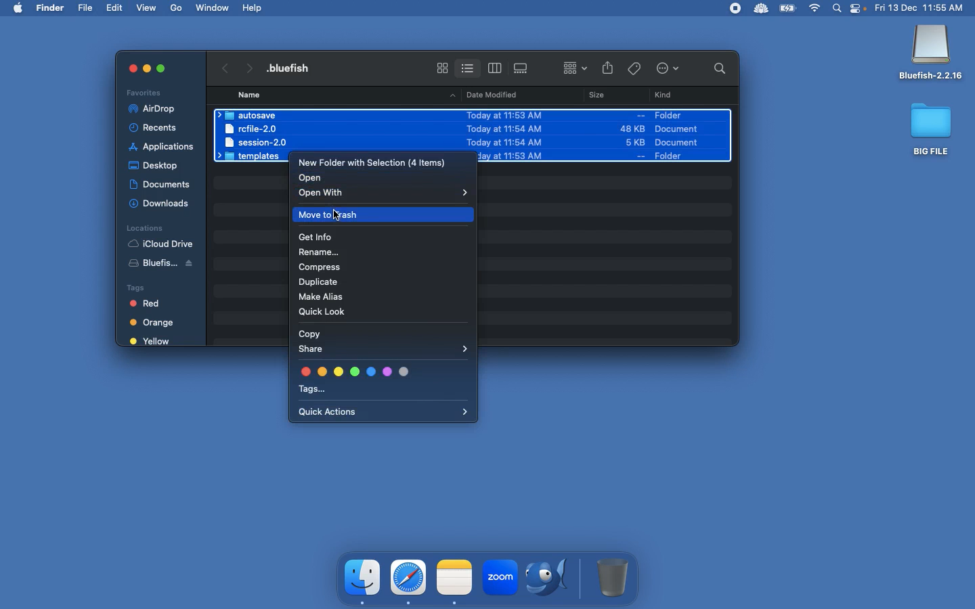  Describe the element at coordinates (155, 286) in the screenshot. I see `Tags` at that location.